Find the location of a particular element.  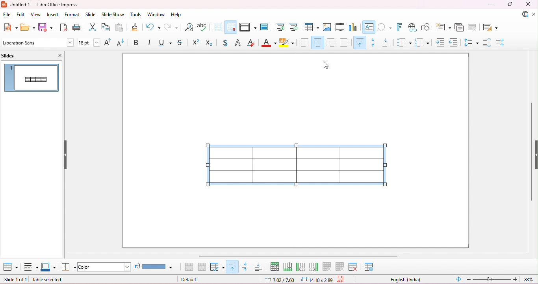

hide/show is located at coordinates (65, 155).